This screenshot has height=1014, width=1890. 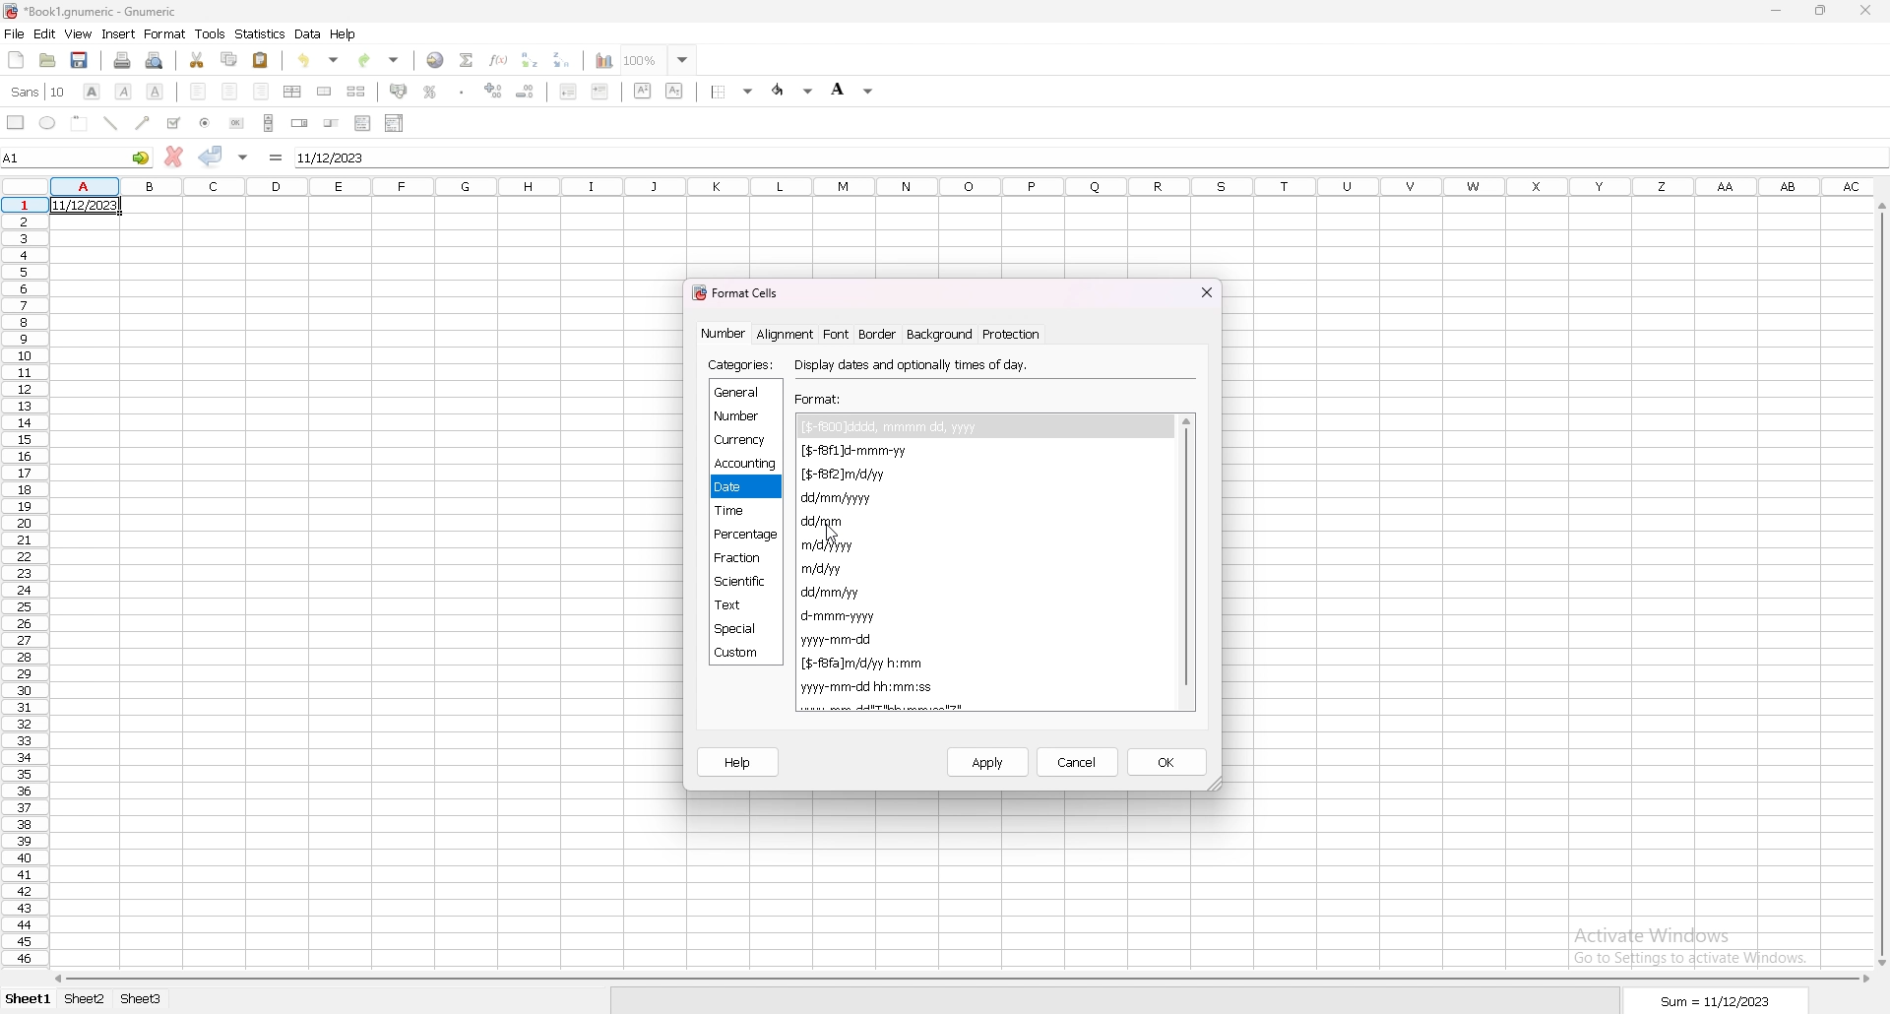 I want to click on radio button, so click(x=206, y=123).